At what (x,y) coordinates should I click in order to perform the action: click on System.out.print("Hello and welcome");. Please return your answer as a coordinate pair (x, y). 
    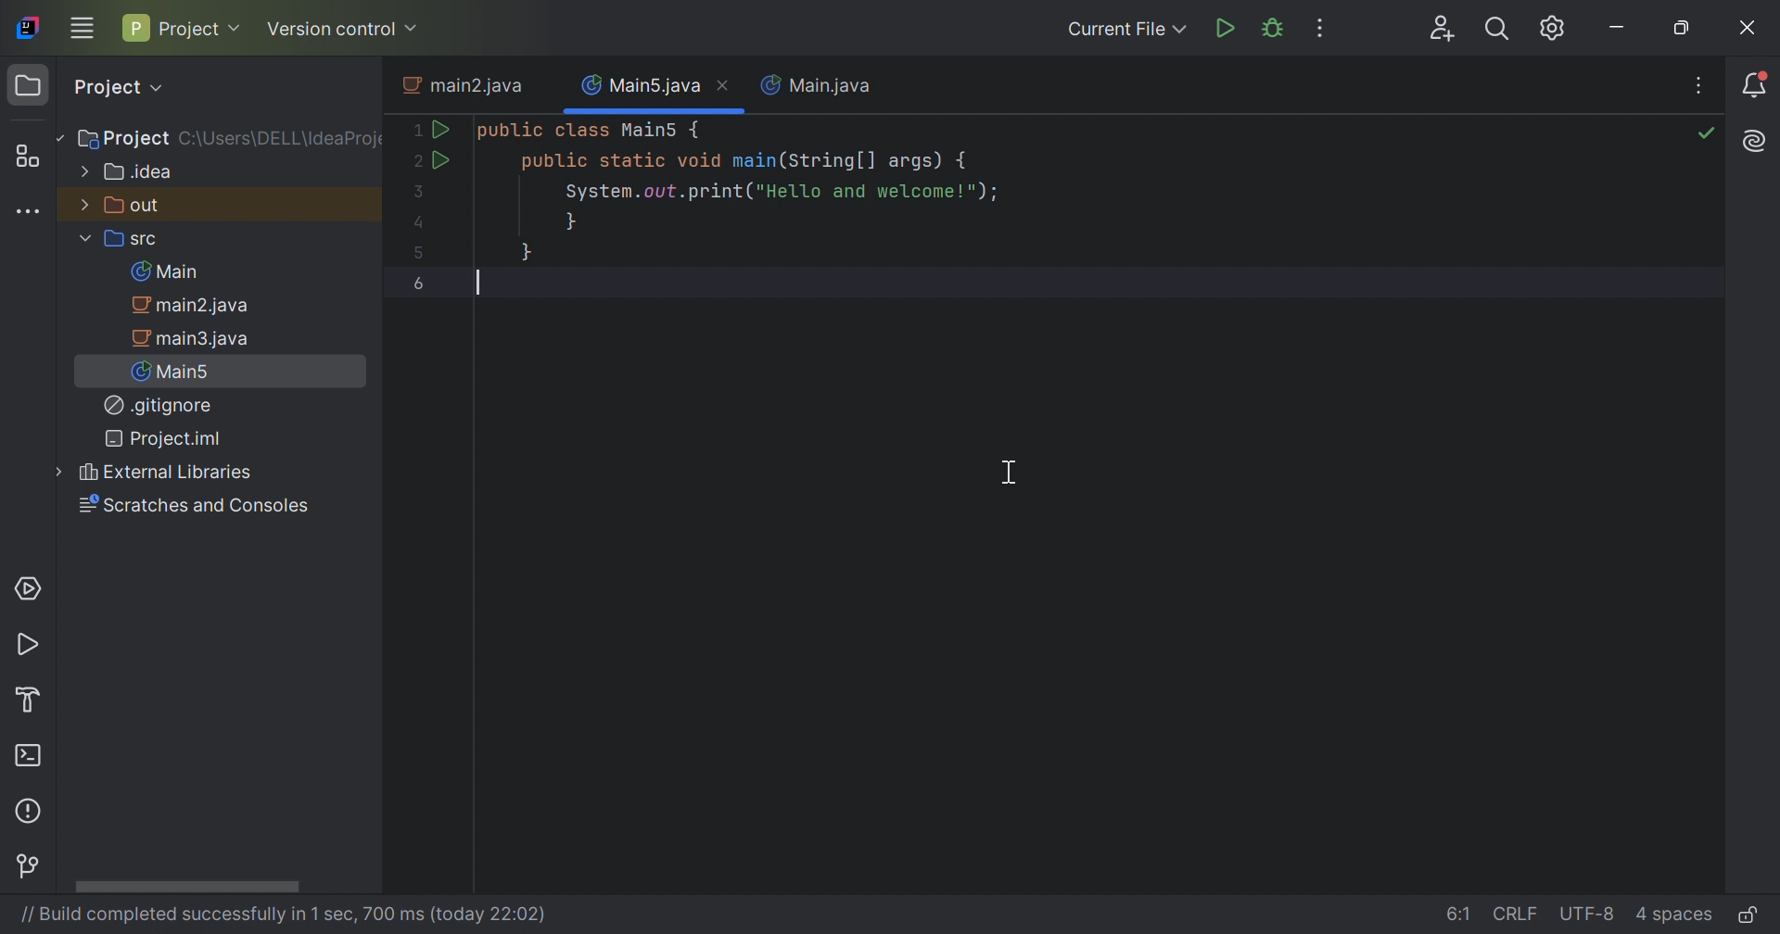
    Looking at the image, I should click on (780, 194).